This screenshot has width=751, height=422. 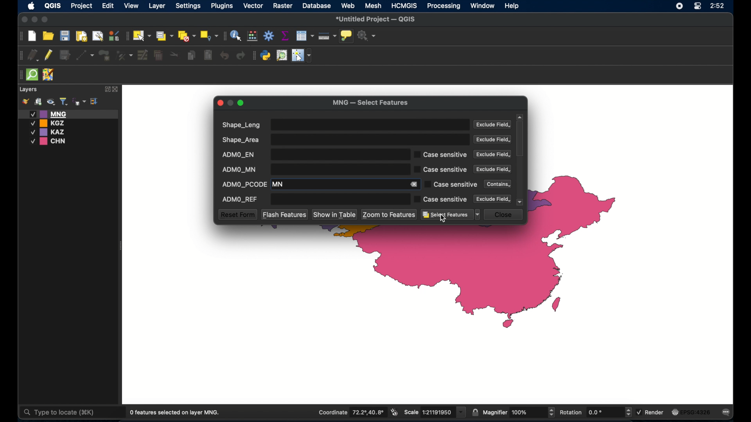 What do you see at coordinates (350, 412) in the screenshot?
I see `Coordinate  72.2°,40.8°` at bounding box center [350, 412].